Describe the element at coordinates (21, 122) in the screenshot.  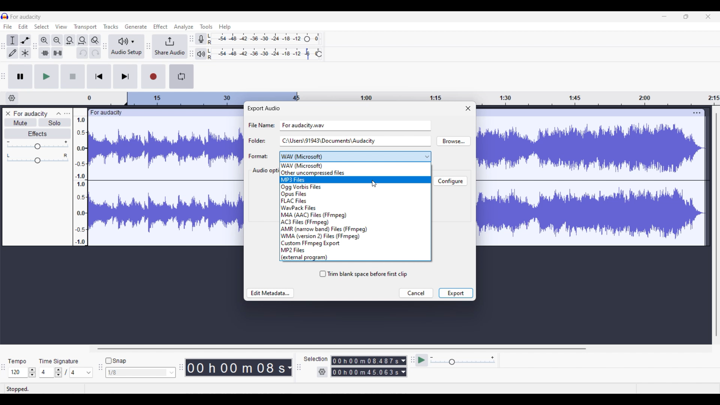
I see `Mute` at that location.